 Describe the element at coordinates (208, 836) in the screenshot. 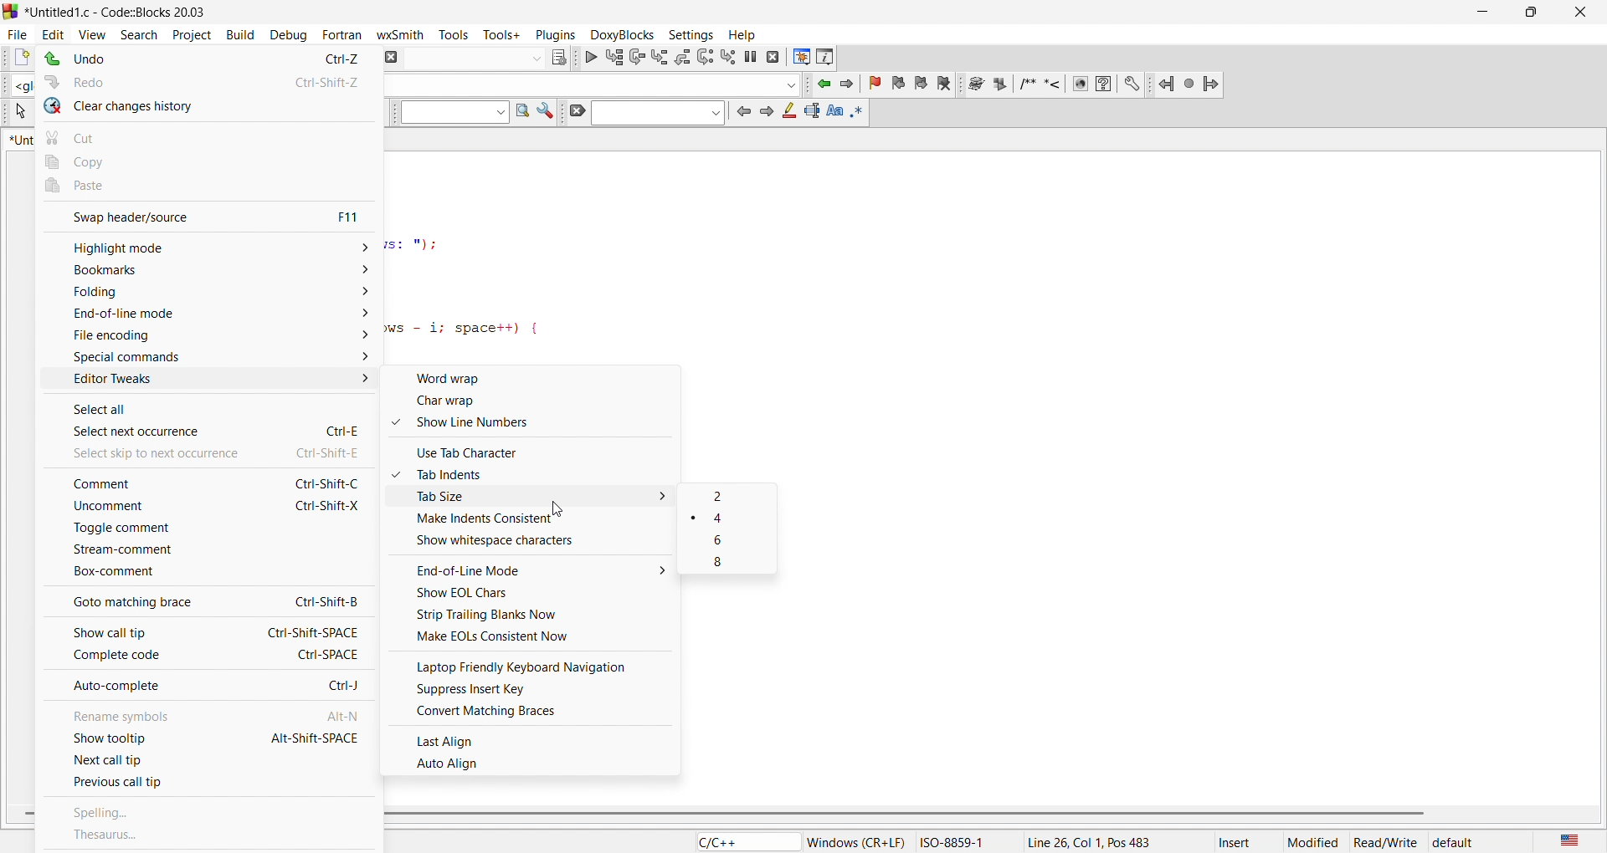

I see `thesaurus ` at that location.